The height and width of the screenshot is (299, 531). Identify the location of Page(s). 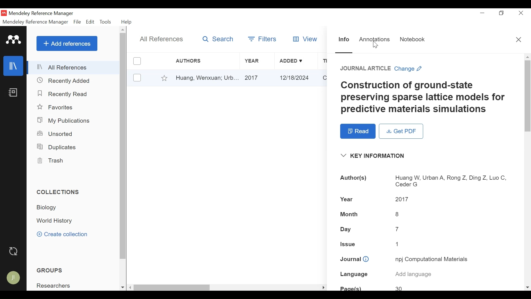
(351, 288).